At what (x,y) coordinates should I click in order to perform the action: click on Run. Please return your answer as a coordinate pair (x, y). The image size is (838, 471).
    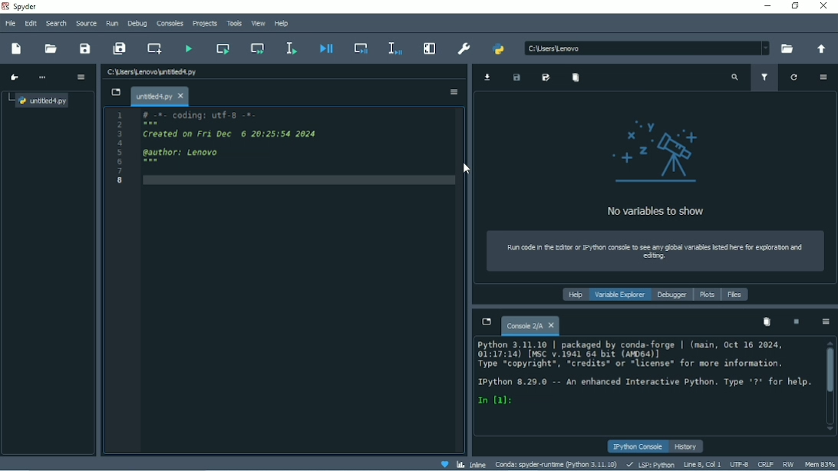
    Looking at the image, I should click on (113, 23).